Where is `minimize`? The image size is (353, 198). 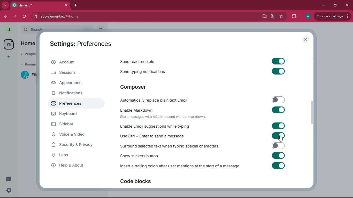 minimize is located at coordinates (322, 5).